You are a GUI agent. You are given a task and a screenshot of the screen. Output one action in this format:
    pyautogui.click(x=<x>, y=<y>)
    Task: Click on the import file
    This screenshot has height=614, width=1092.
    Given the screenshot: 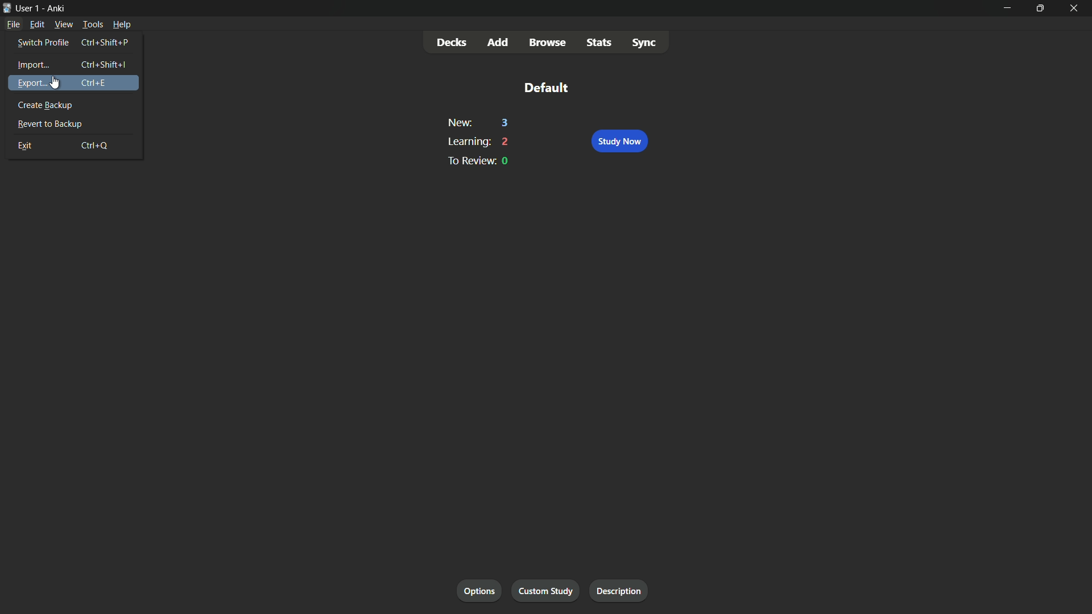 What is the action you would take?
    pyautogui.click(x=623, y=591)
    